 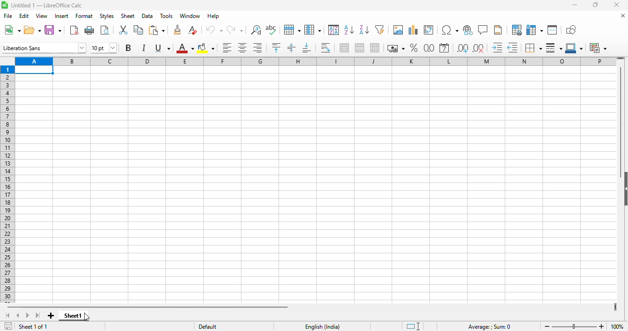 I want to click on format as date, so click(x=445, y=48).